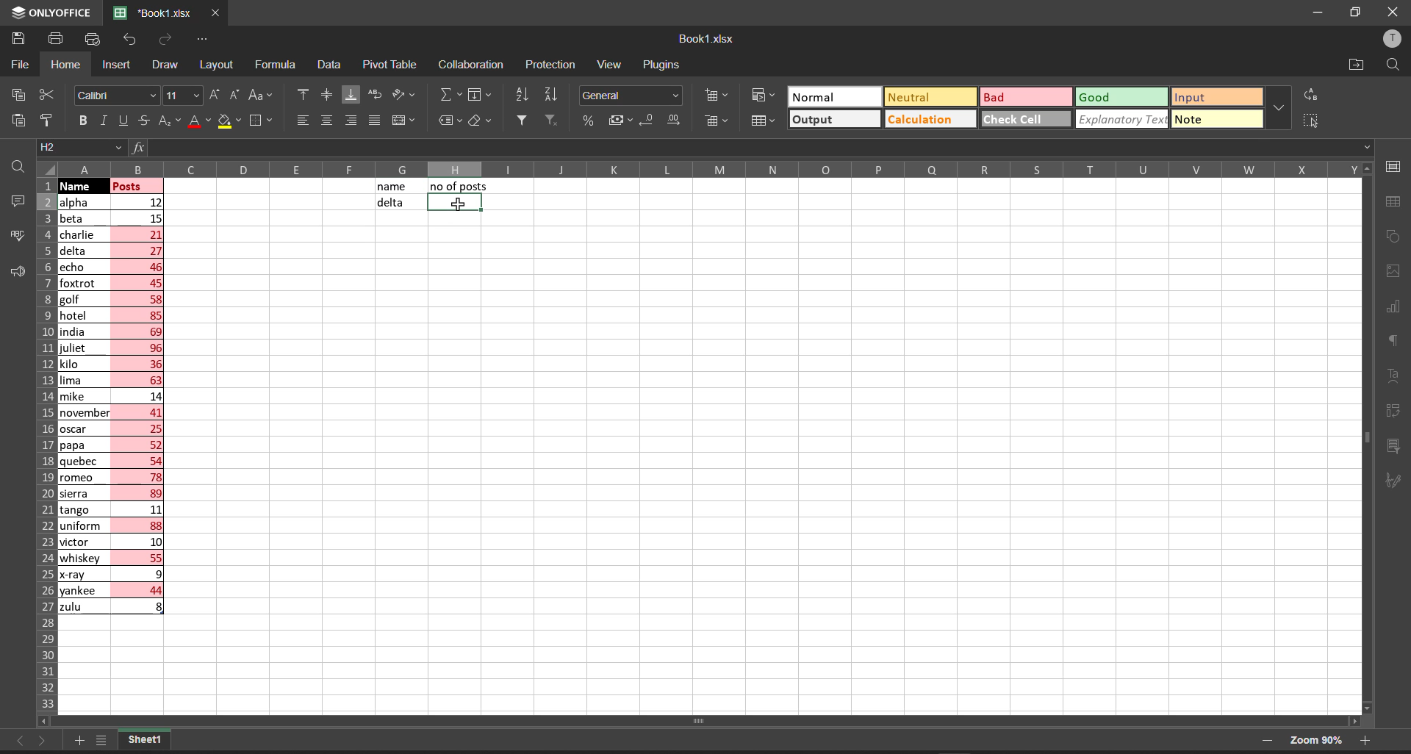 This screenshot has height=754, width=1411. Describe the element at coordinates (216, 13) in the screenshot. I see `close workbook` at that location.